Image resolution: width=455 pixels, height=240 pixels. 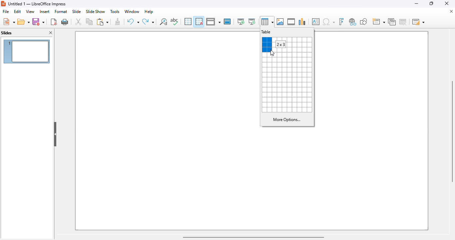 What do you see at coordinates (392, 22) in the screenshot?
I see `duplicate slide` at bounding box center [392, 22].